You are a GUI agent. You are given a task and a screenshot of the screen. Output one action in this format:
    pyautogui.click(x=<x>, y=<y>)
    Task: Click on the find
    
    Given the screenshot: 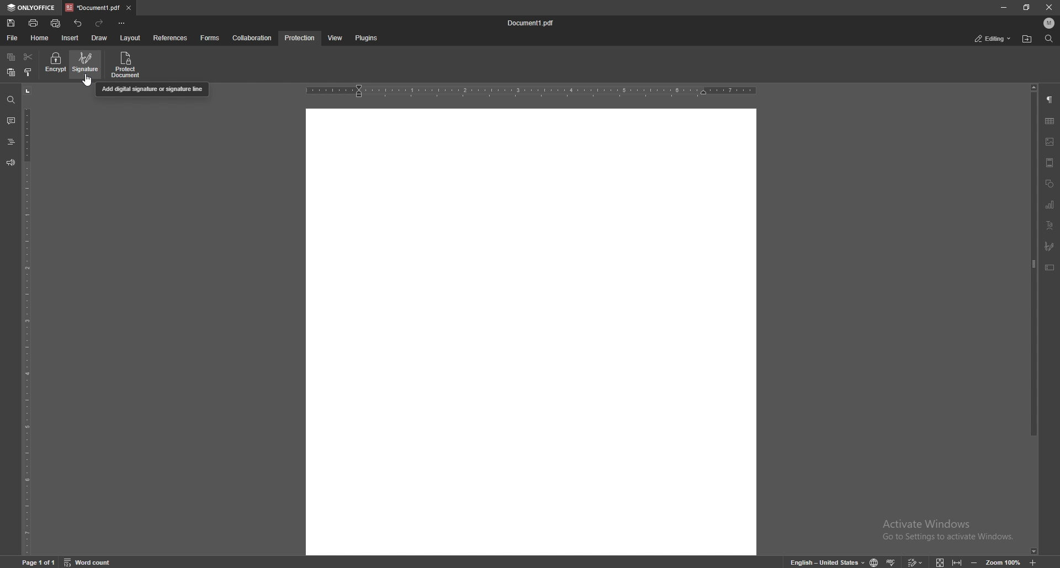 What is the action you would take?
    pyautogui.click(x=1049, y=39)
    